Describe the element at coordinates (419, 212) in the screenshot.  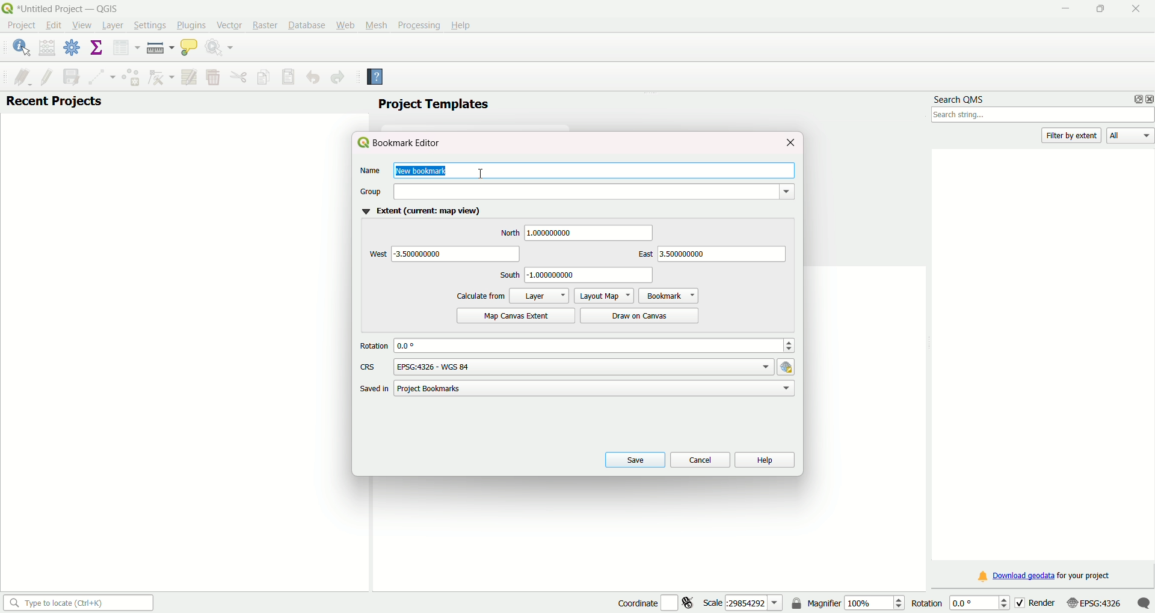
I see `Extent` at that location.